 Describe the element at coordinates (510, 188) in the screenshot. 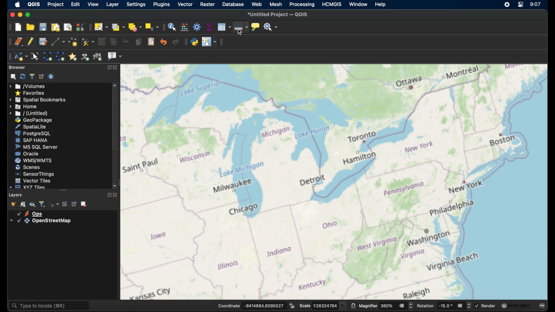

I see `open street map` at that location.